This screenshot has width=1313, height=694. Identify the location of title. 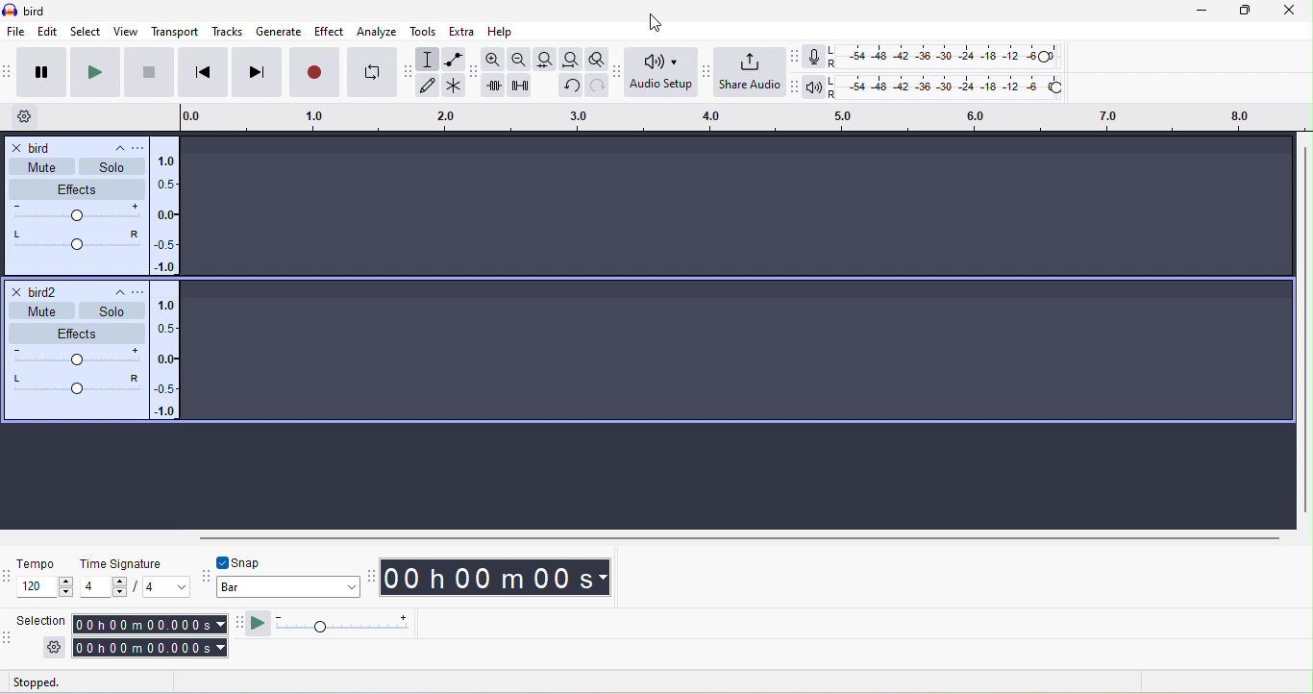
(38, 12).